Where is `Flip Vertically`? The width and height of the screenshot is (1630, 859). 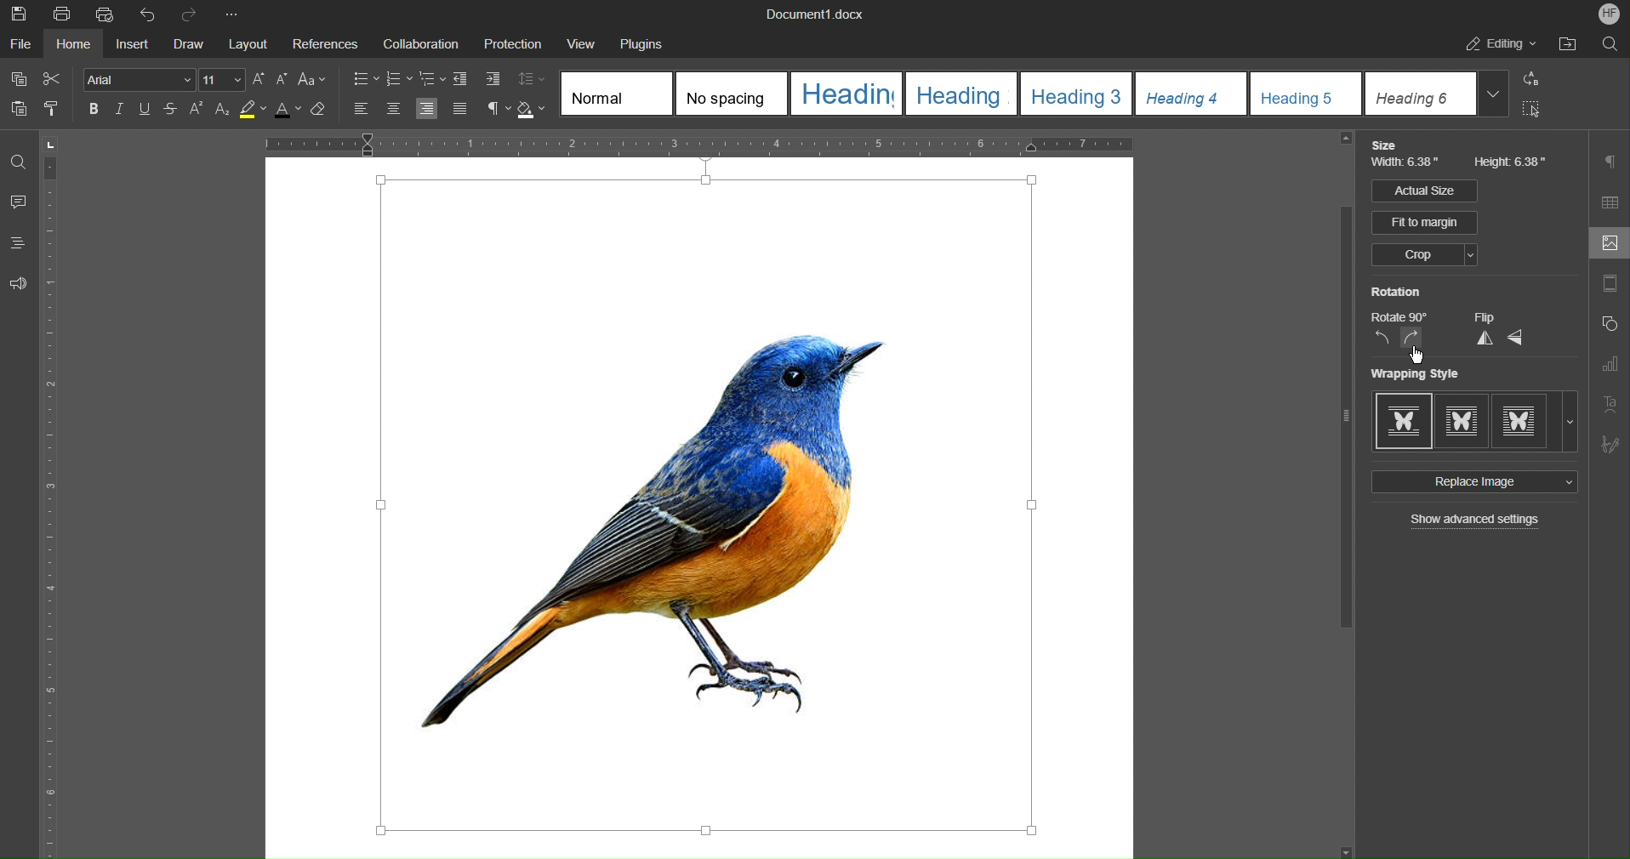 Flip Vertically is located at coordinates (1484, 338).